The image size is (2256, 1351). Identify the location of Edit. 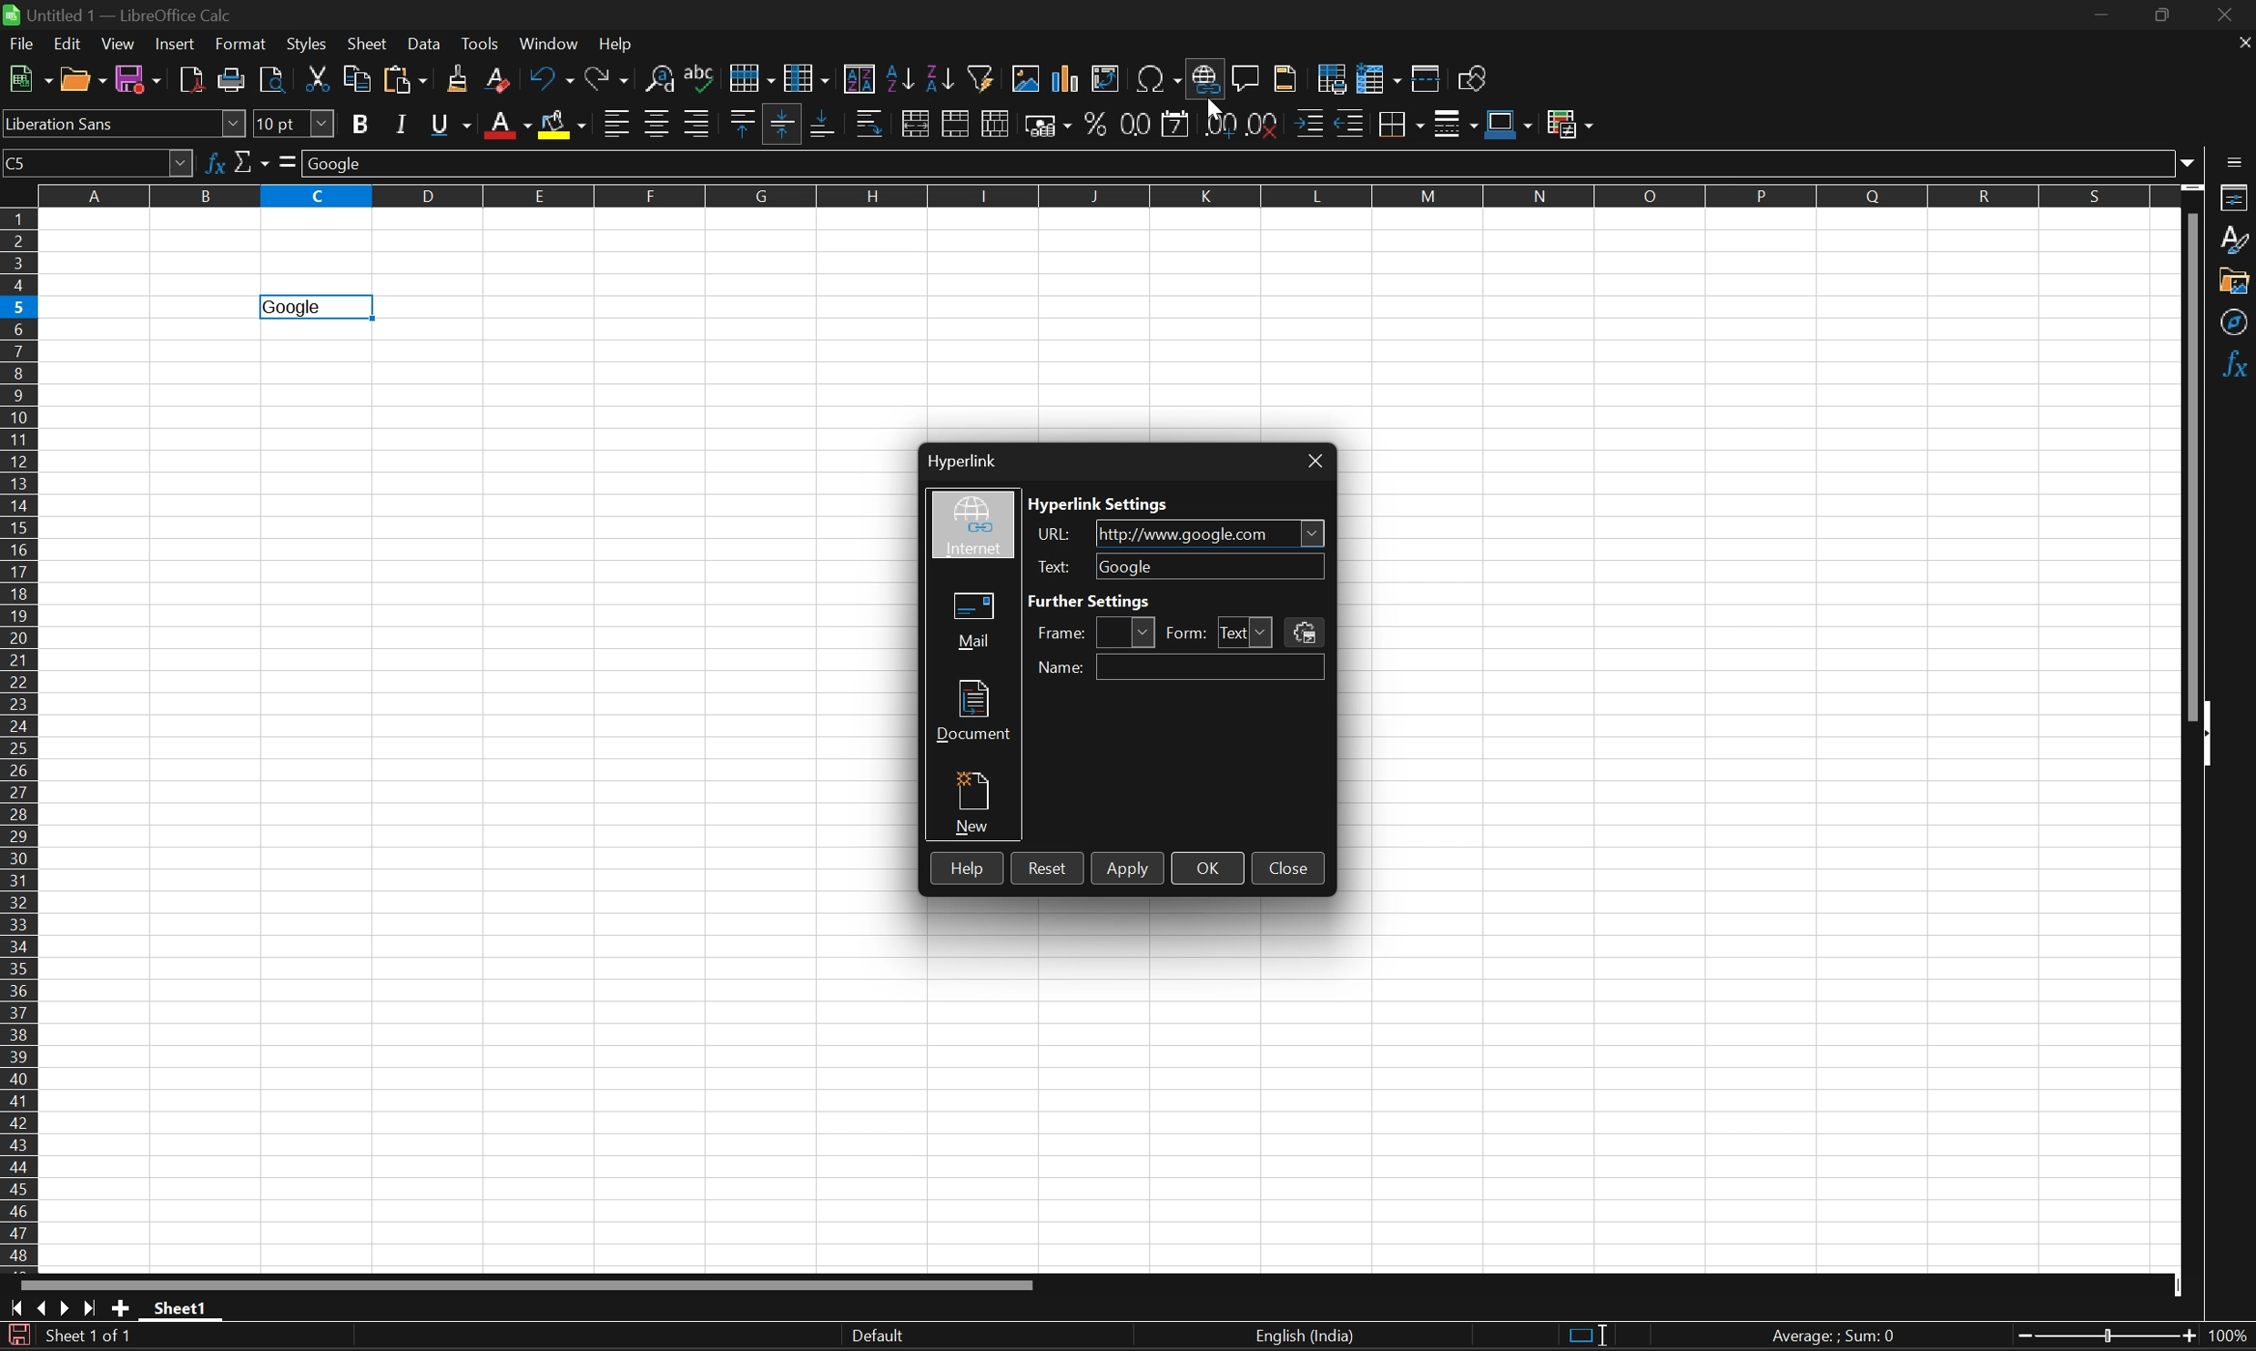
(72, 45).